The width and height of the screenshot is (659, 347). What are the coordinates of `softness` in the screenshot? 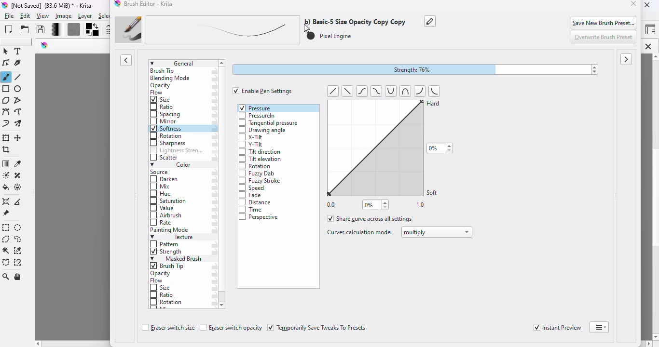 It's located at (166, 129).